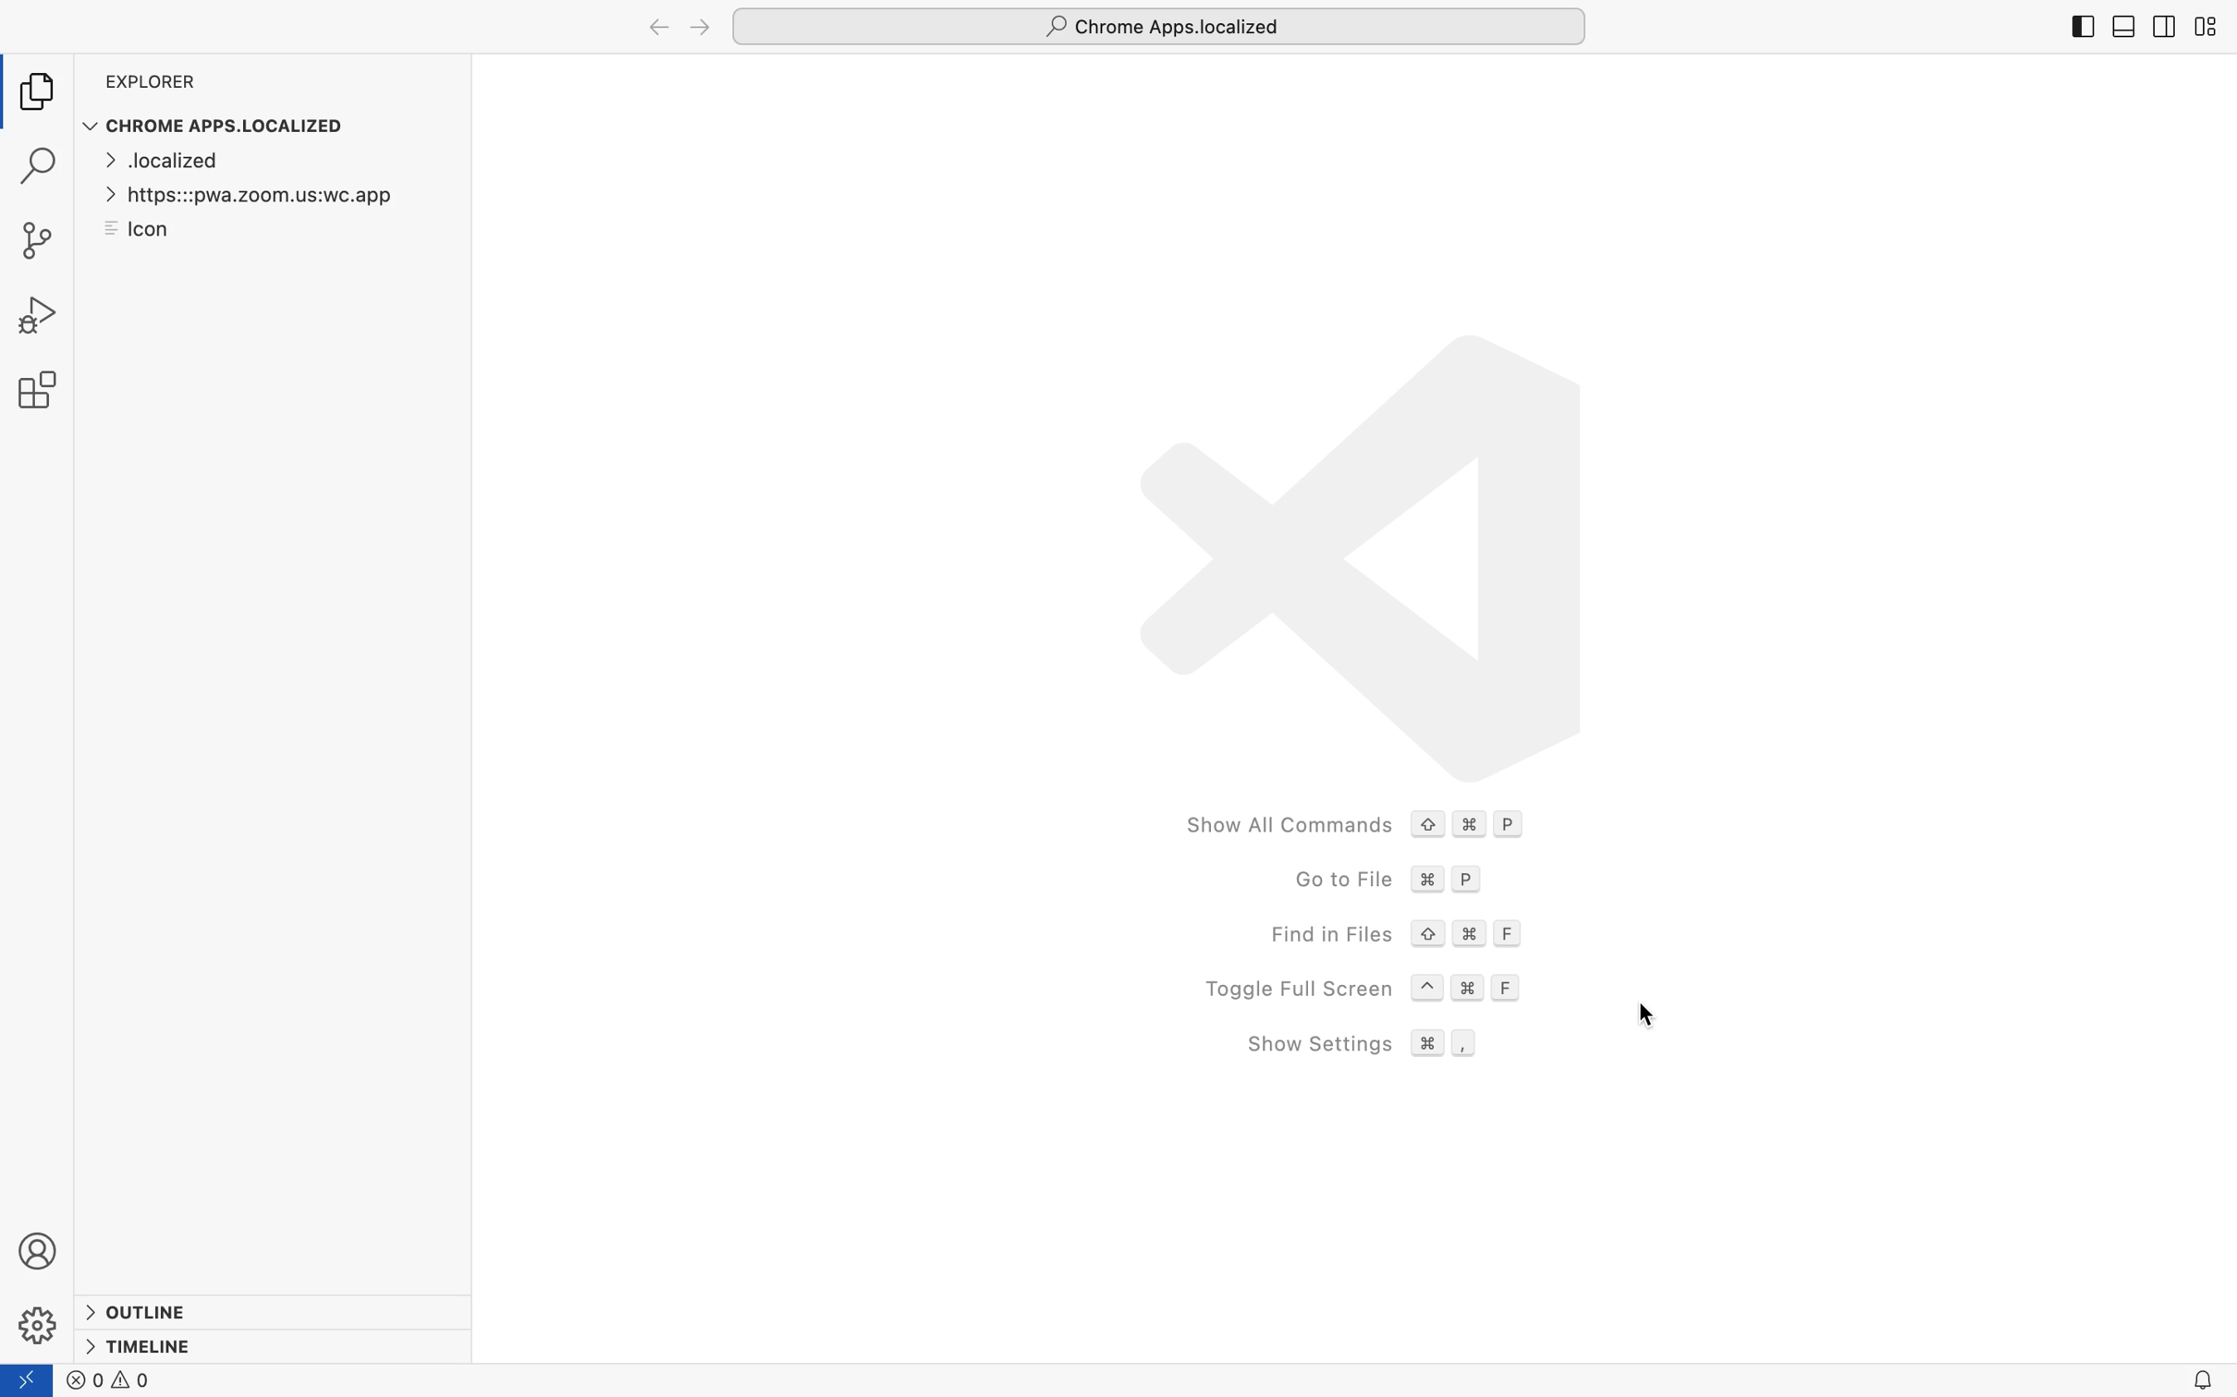 Image resolution: width=2237 pixels, height=1397 pixels. What do you see at coordinates (1649, 1016) in the screenshot?
I see `cursor` at bounding box center [1649, 1016].